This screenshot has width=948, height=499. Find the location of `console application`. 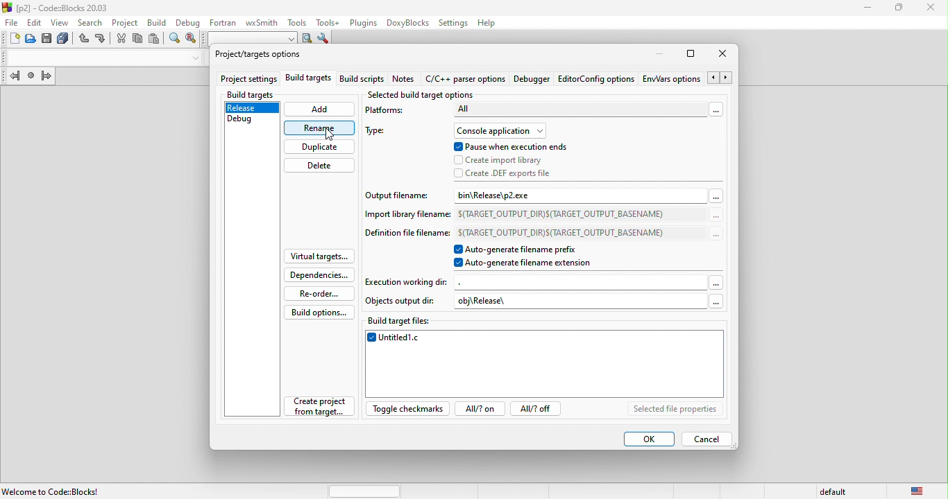

console application is located at coordinates (501, 130).